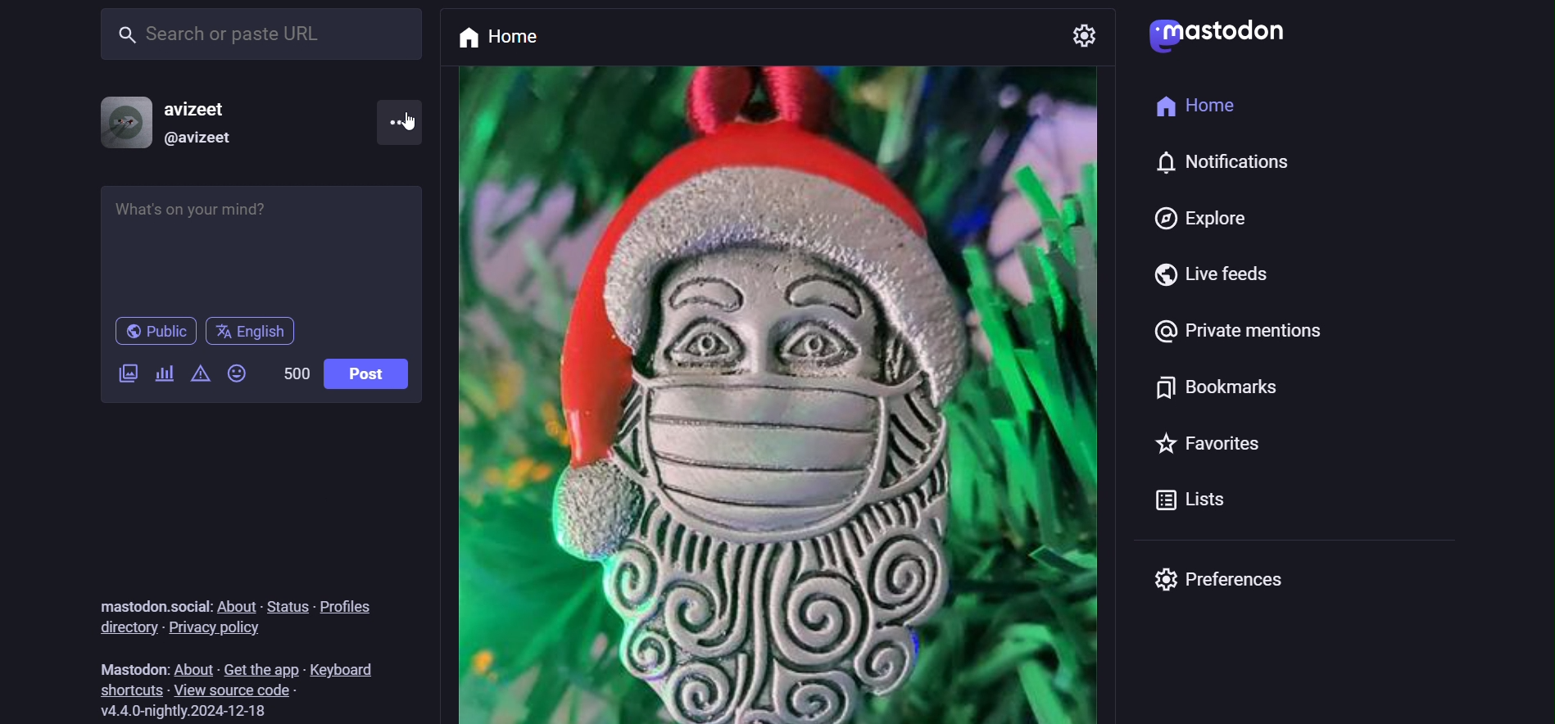 Image resolution: width=1555 pixels, height=724 pixels. Describe the element at coordinates (262, 246) in the screenshot. I see `whats on your mind` at that location.